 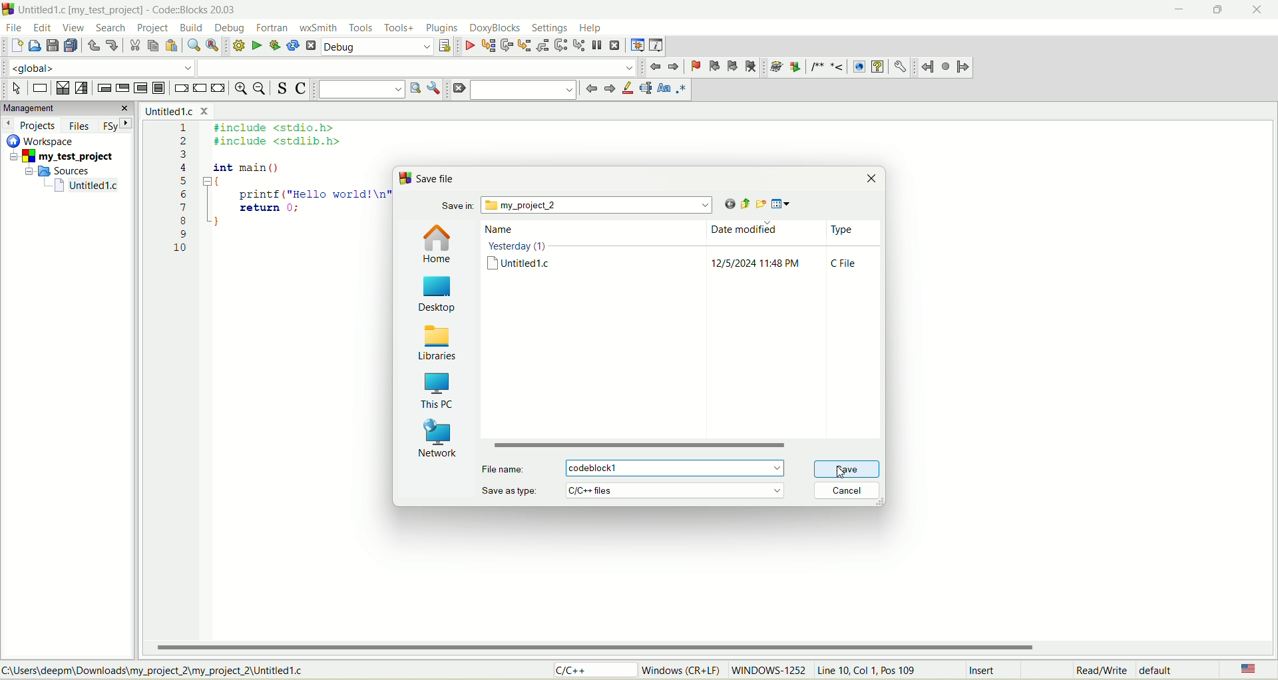 What do you see at coordinates (180, 90) in the screenshot?
I see `break instruction` at bounding box center [180, 90].